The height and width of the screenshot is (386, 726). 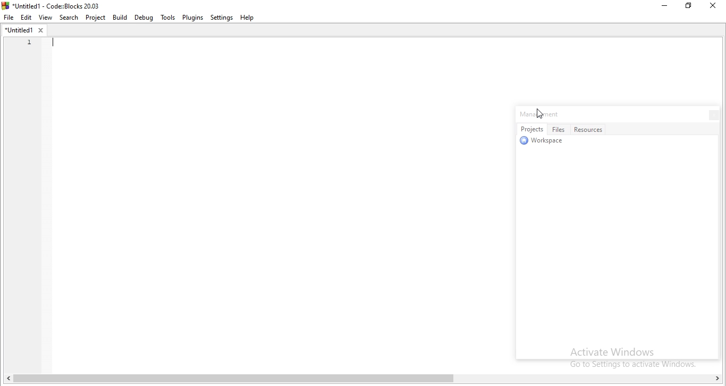 I want to click on Search , so click(x=69, y=18).